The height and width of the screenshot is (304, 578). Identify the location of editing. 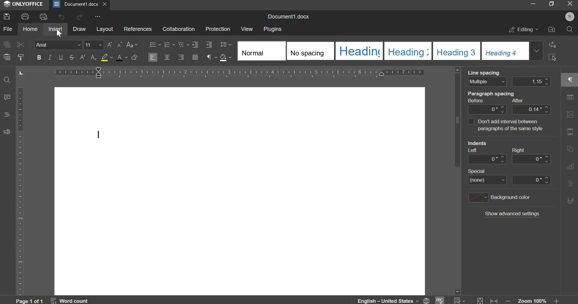
(523, 29).